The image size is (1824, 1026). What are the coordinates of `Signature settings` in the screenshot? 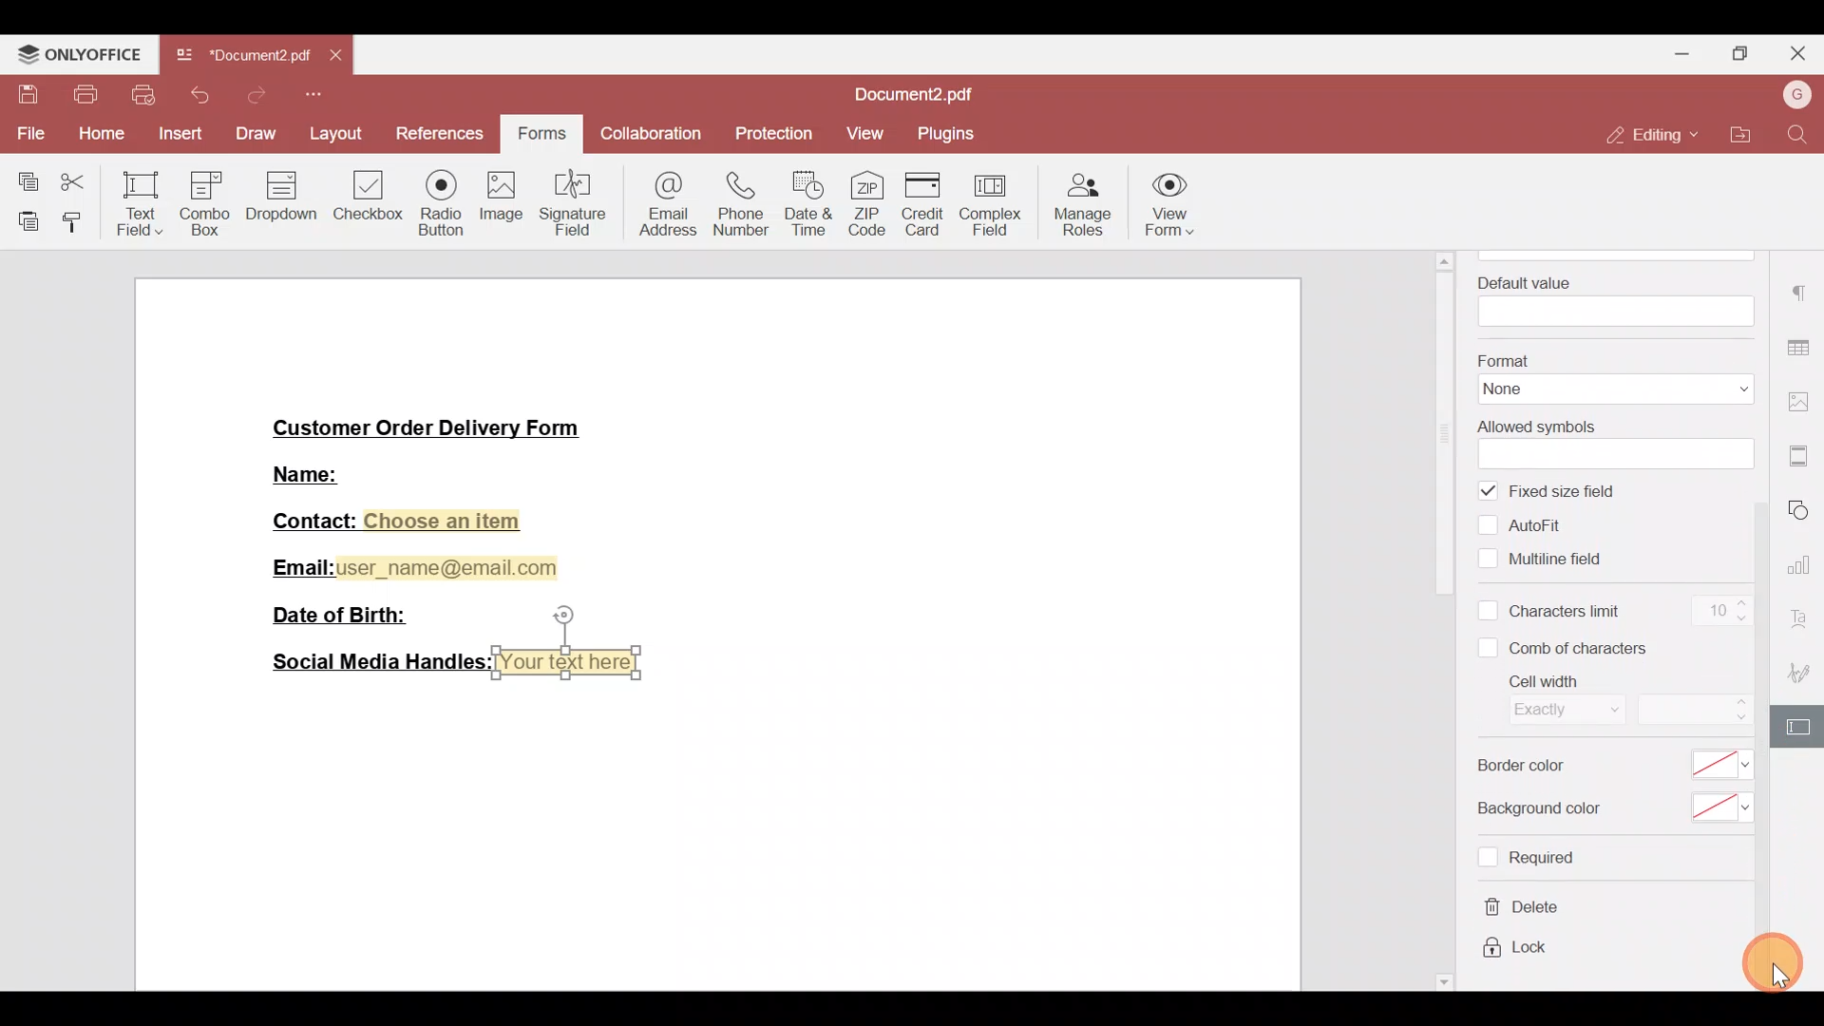 It's located at (1805, 672).